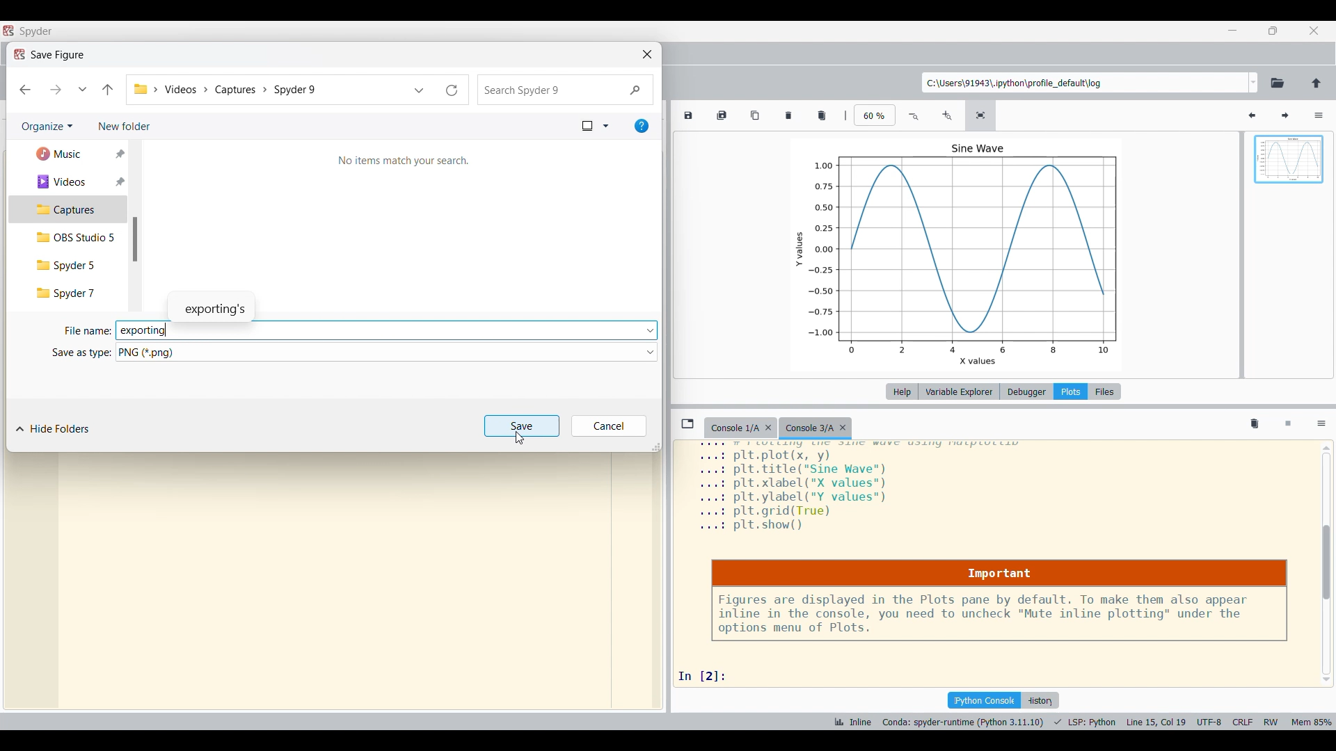 This screenshot has width=1336, height=751. I want to click on Preview pane, so click(1289, 171).